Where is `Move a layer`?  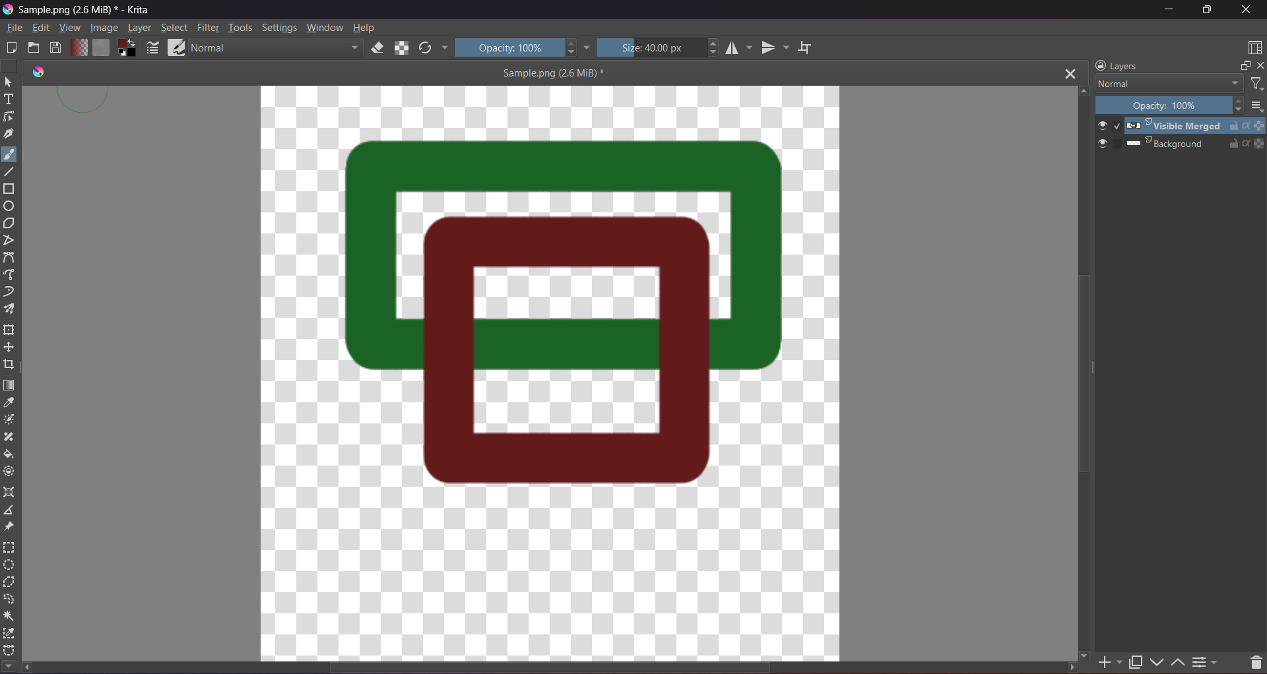 Move a layer is located at coordinates (10, 348).